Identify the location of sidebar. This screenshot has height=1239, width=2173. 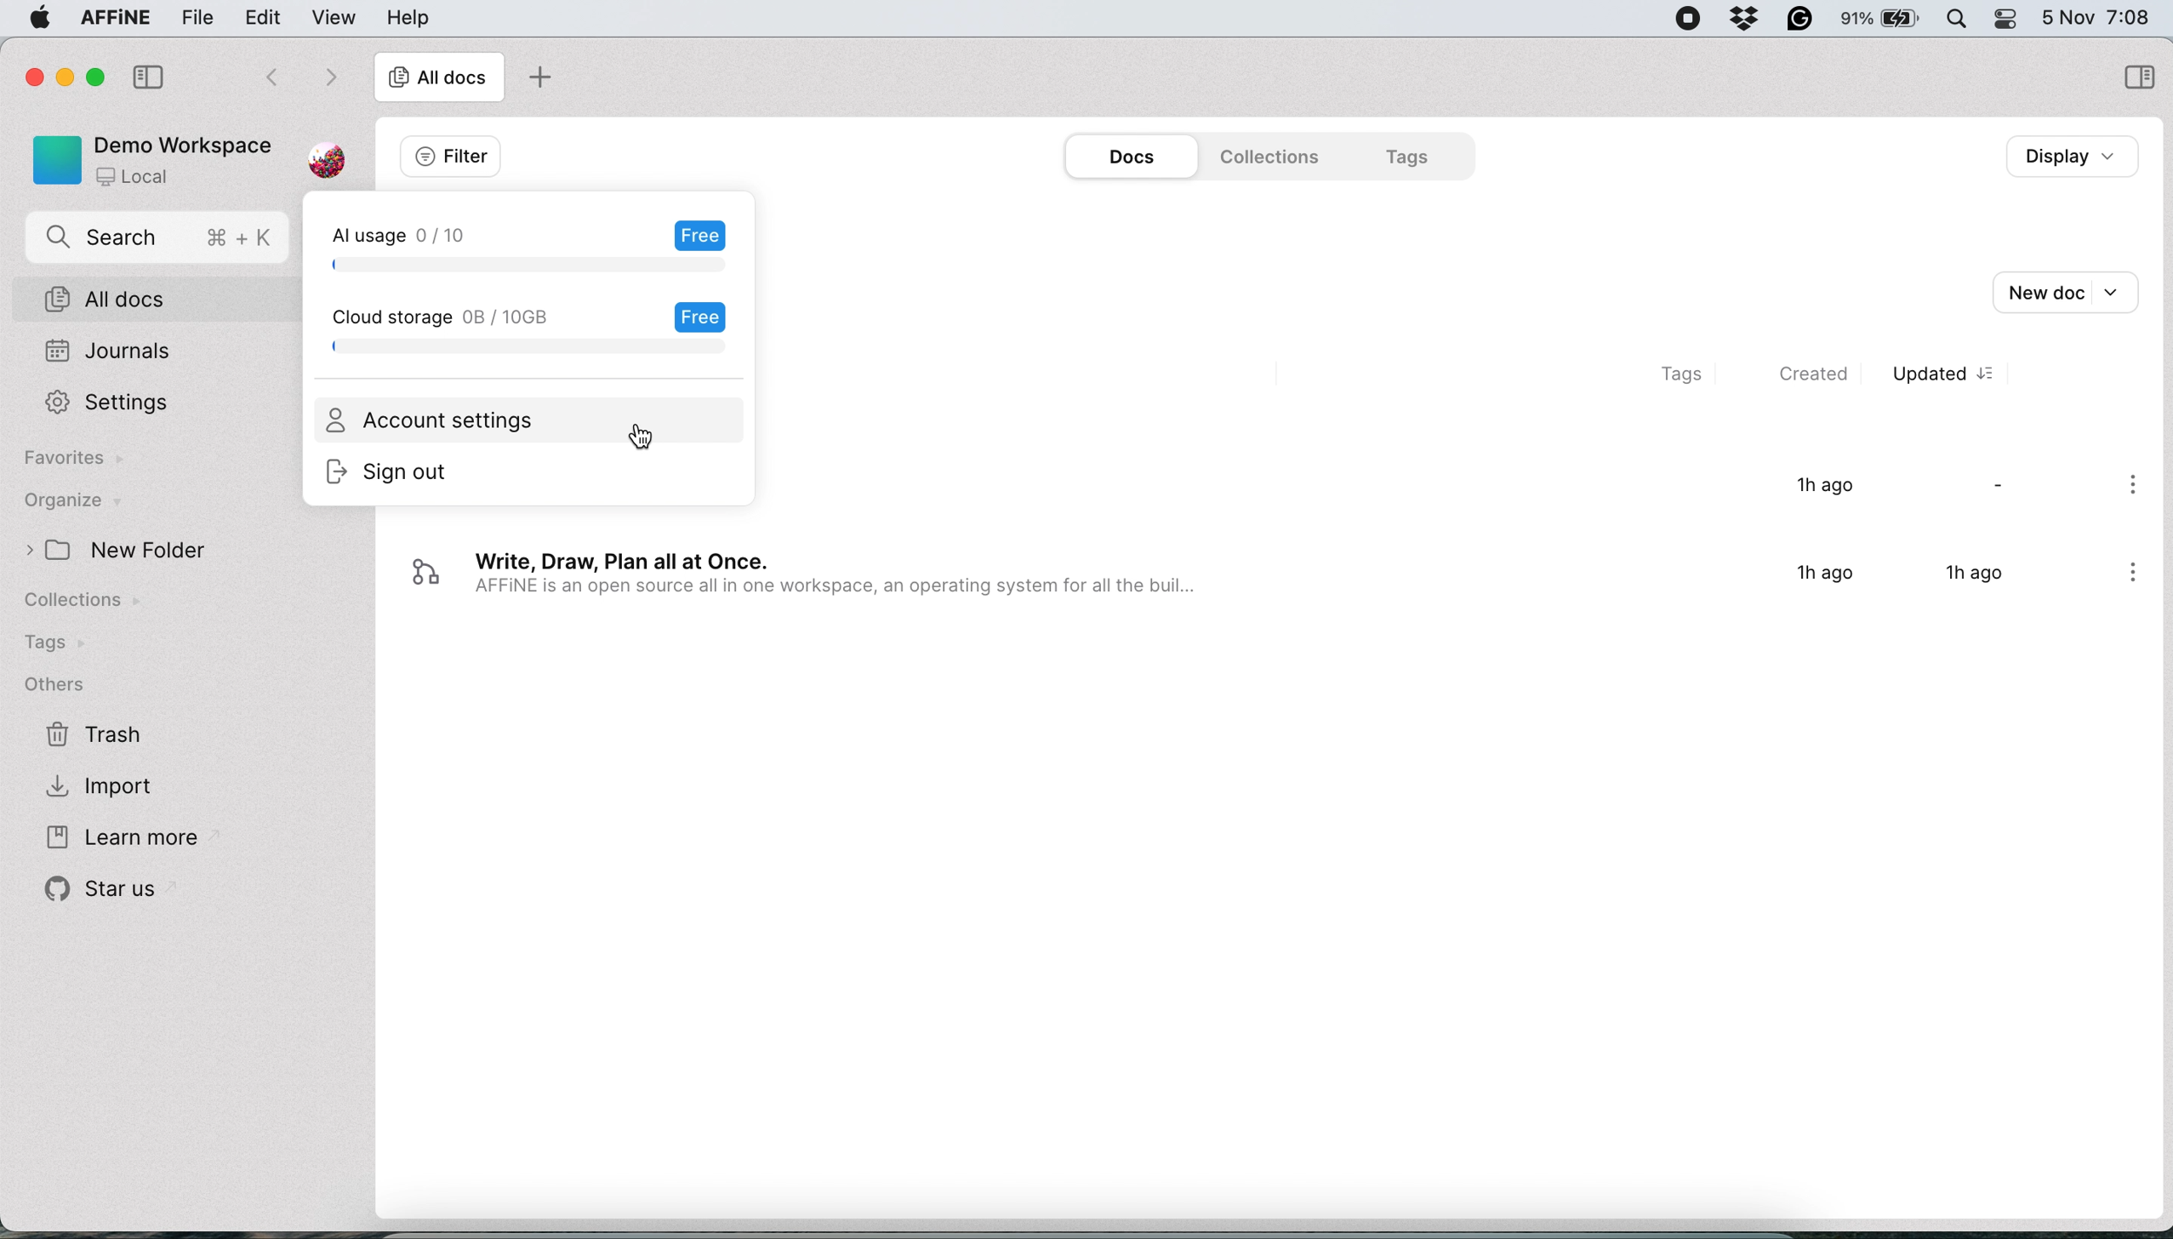
(2136, 75).